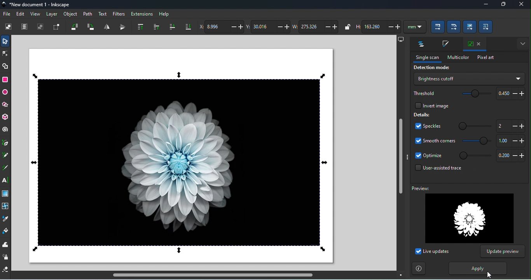 The height and width of the screenshot is (280, 531). I want to click on Object flip horizontally, so click(107, 27).